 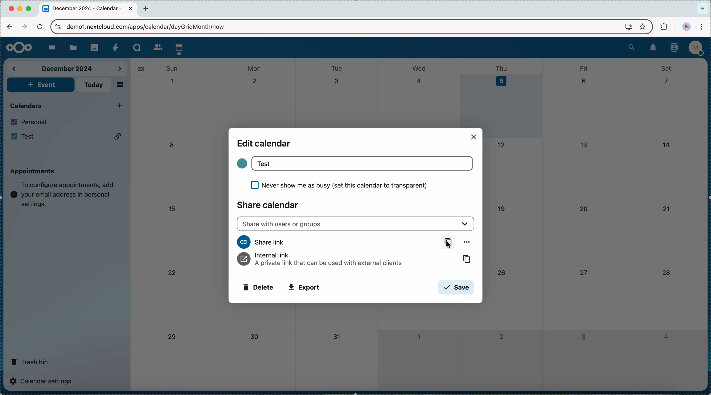 What do you see at coordinates (584, 80) in the screenshot?
I see `6` at bounding box center [584, 80].